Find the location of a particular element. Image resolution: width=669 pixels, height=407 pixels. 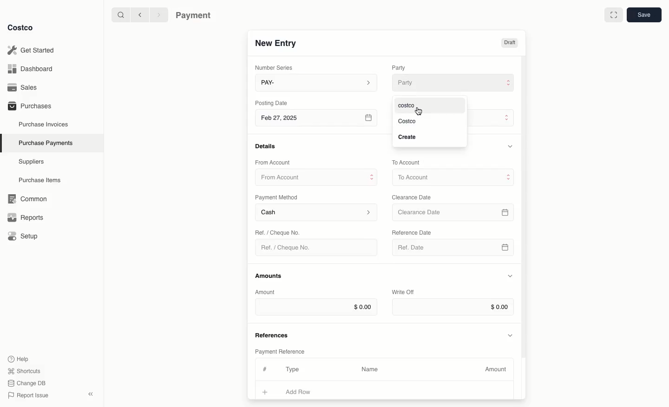

Draft is located at coordinates (509, 43).